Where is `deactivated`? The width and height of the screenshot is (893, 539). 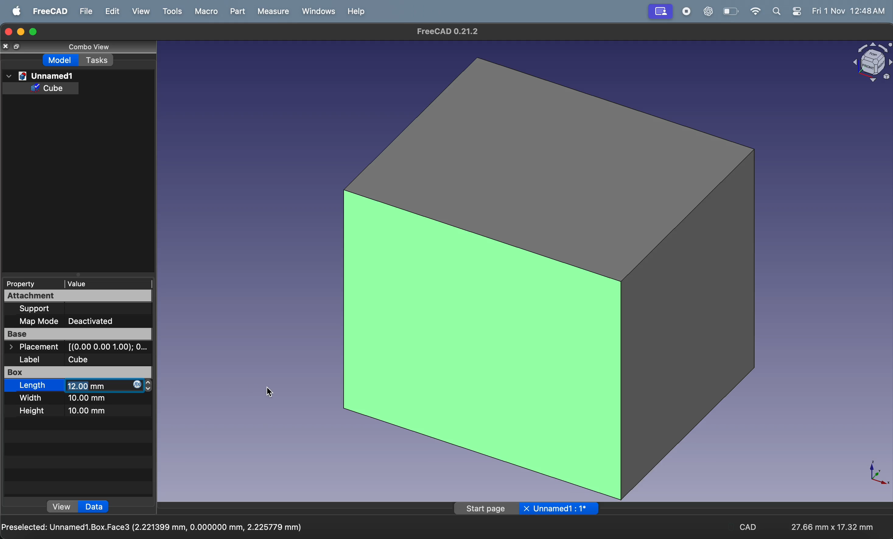 deactivated is located at coordinates (99, 320).